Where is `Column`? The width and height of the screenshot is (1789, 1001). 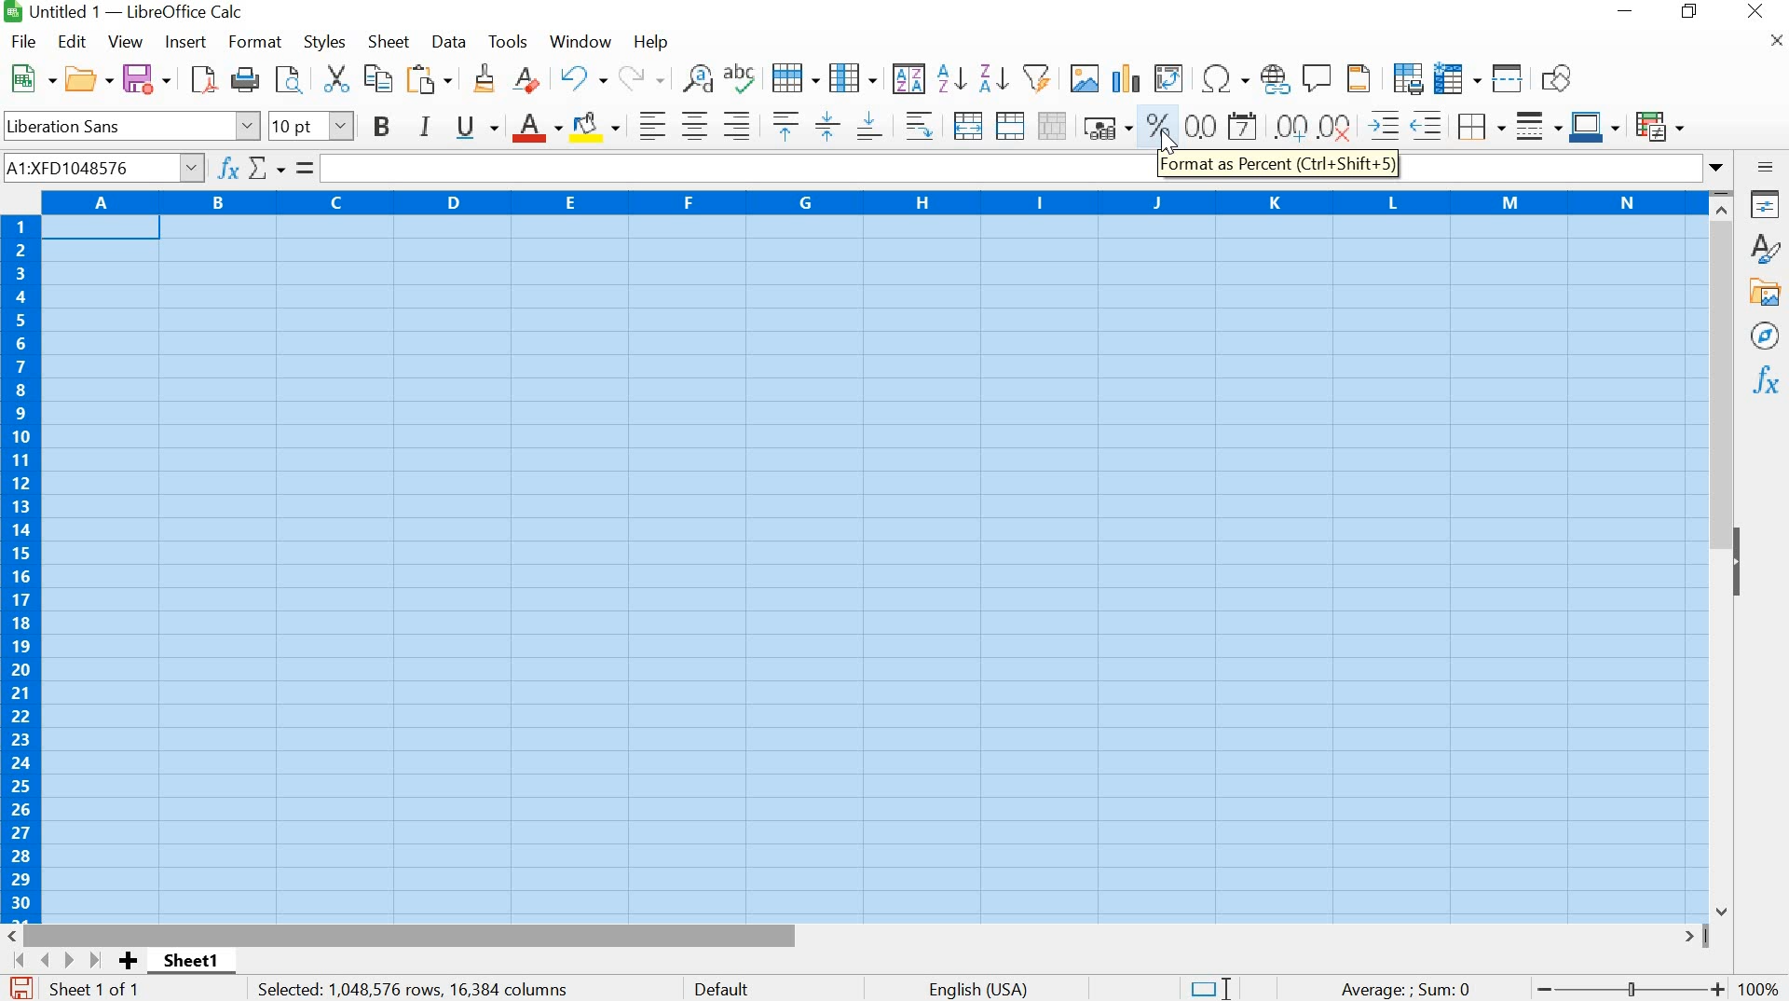 Column is located at coordinates (854, 80).